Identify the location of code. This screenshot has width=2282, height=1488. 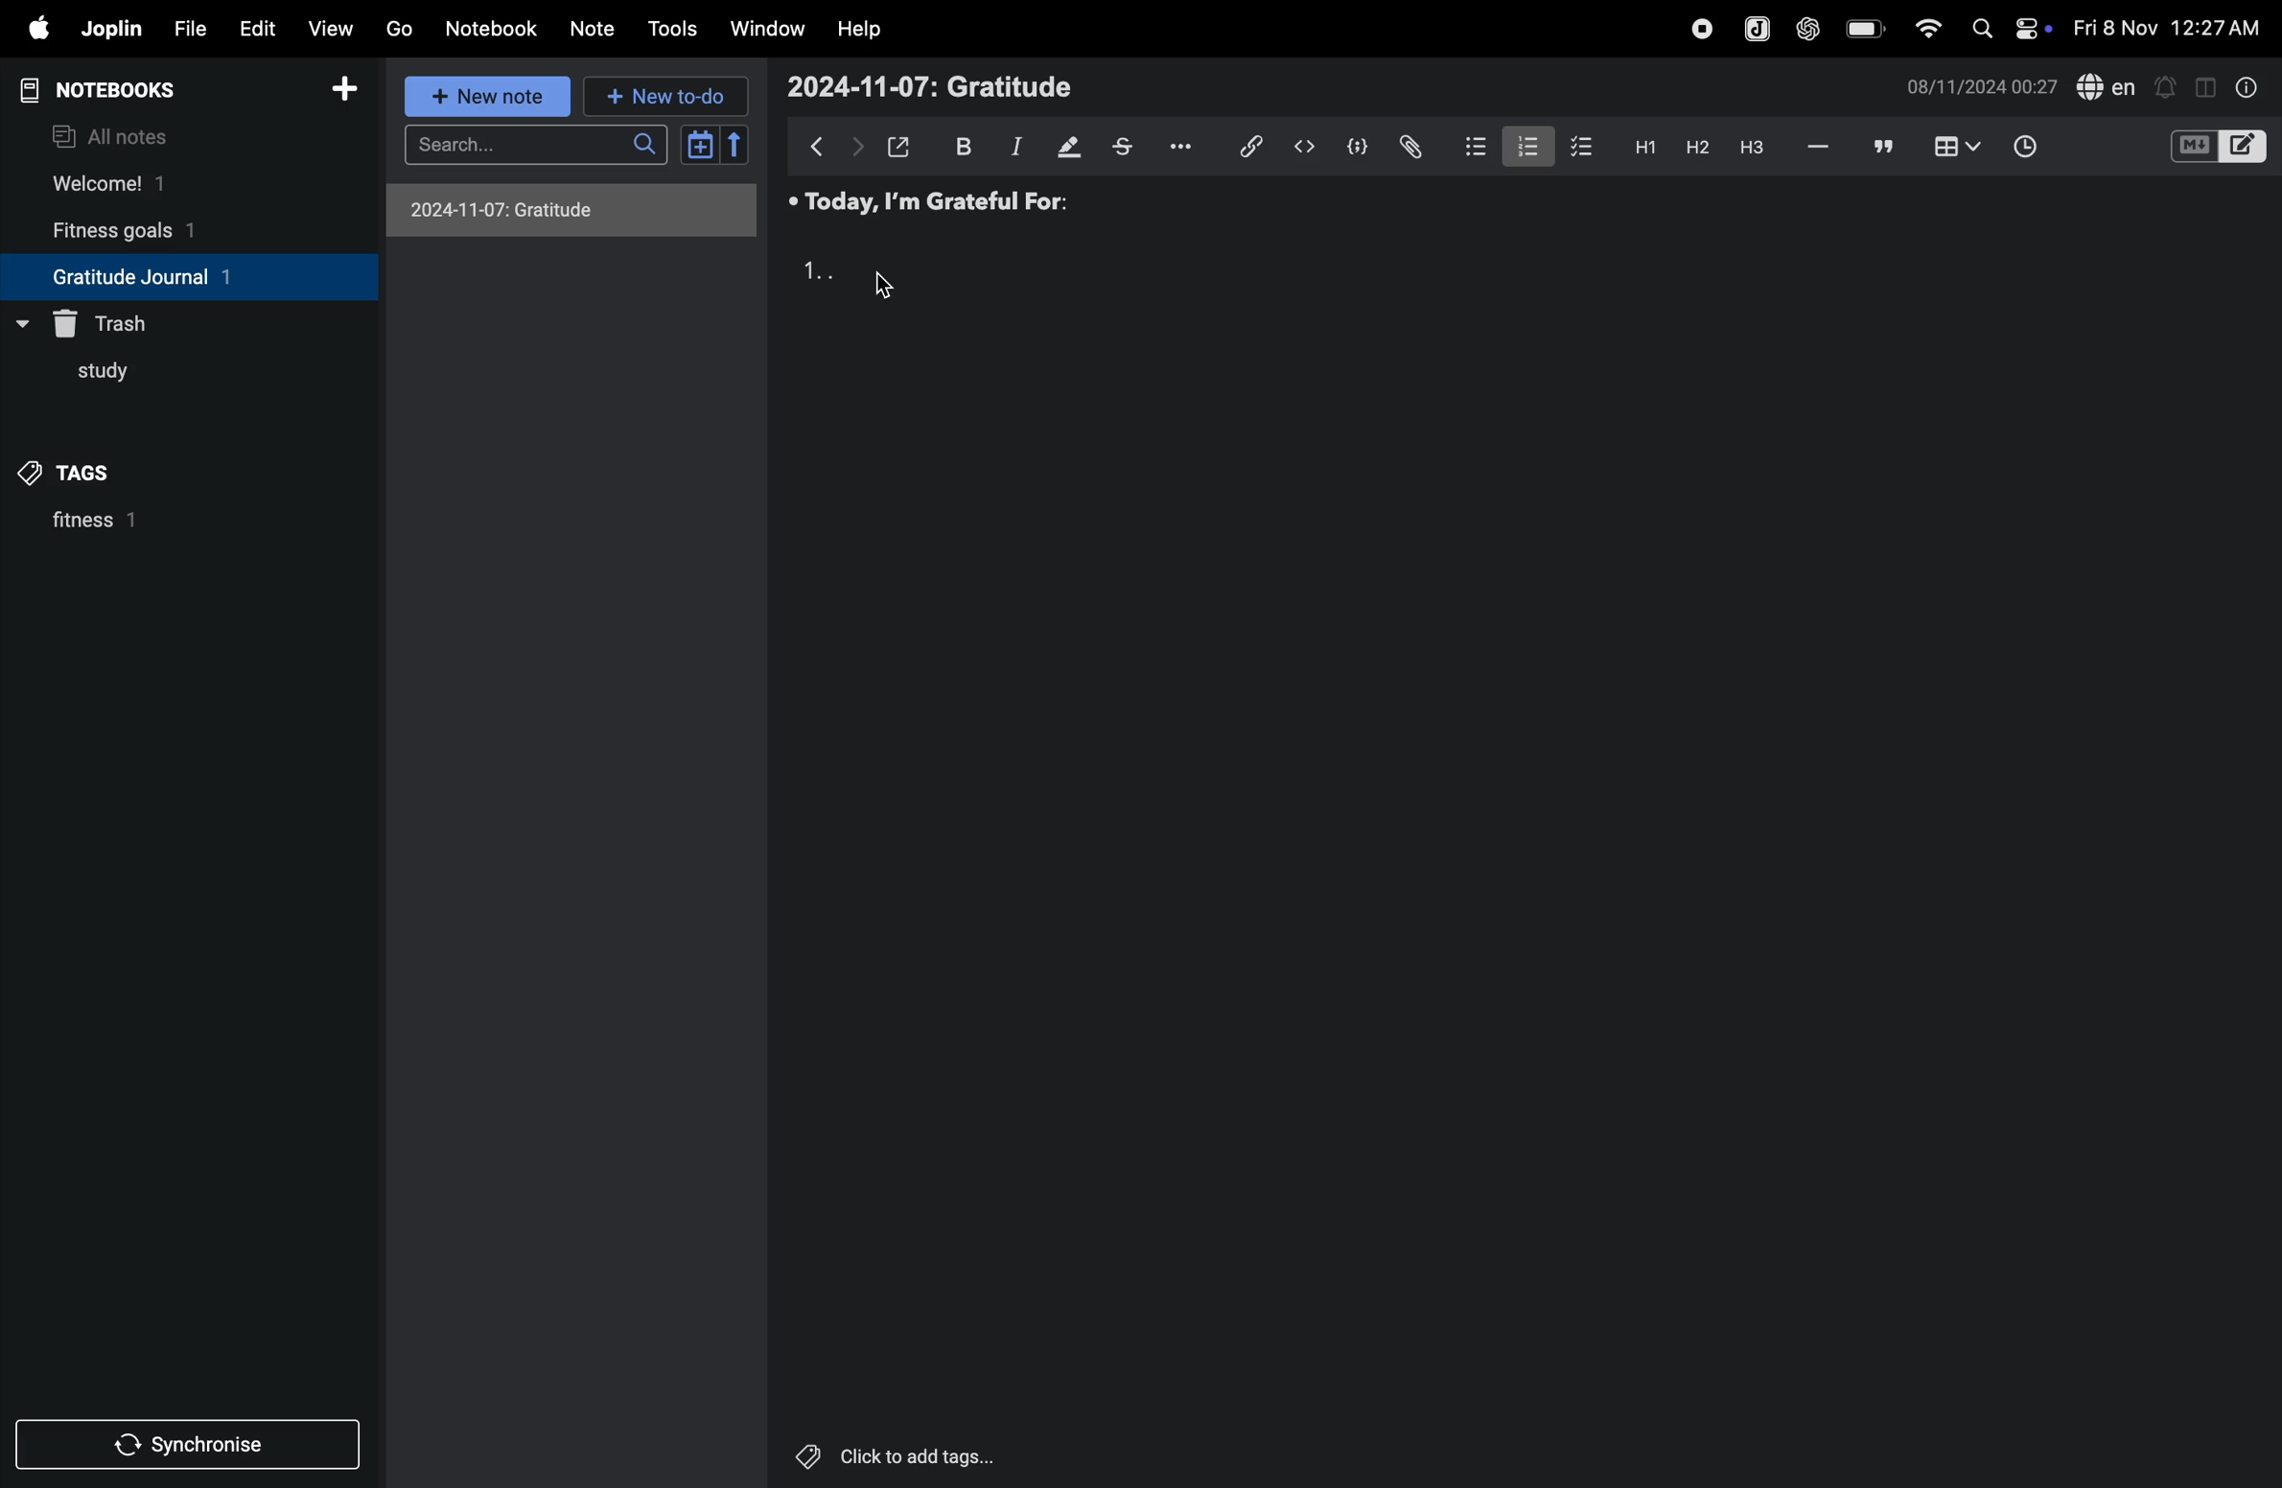
(1353, 149).